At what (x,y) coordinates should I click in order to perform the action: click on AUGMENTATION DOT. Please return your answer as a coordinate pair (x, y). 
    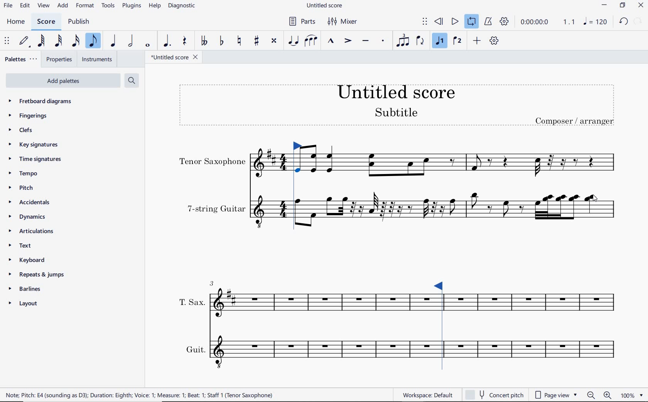
    Looking at the image, I should click on (167, 41).